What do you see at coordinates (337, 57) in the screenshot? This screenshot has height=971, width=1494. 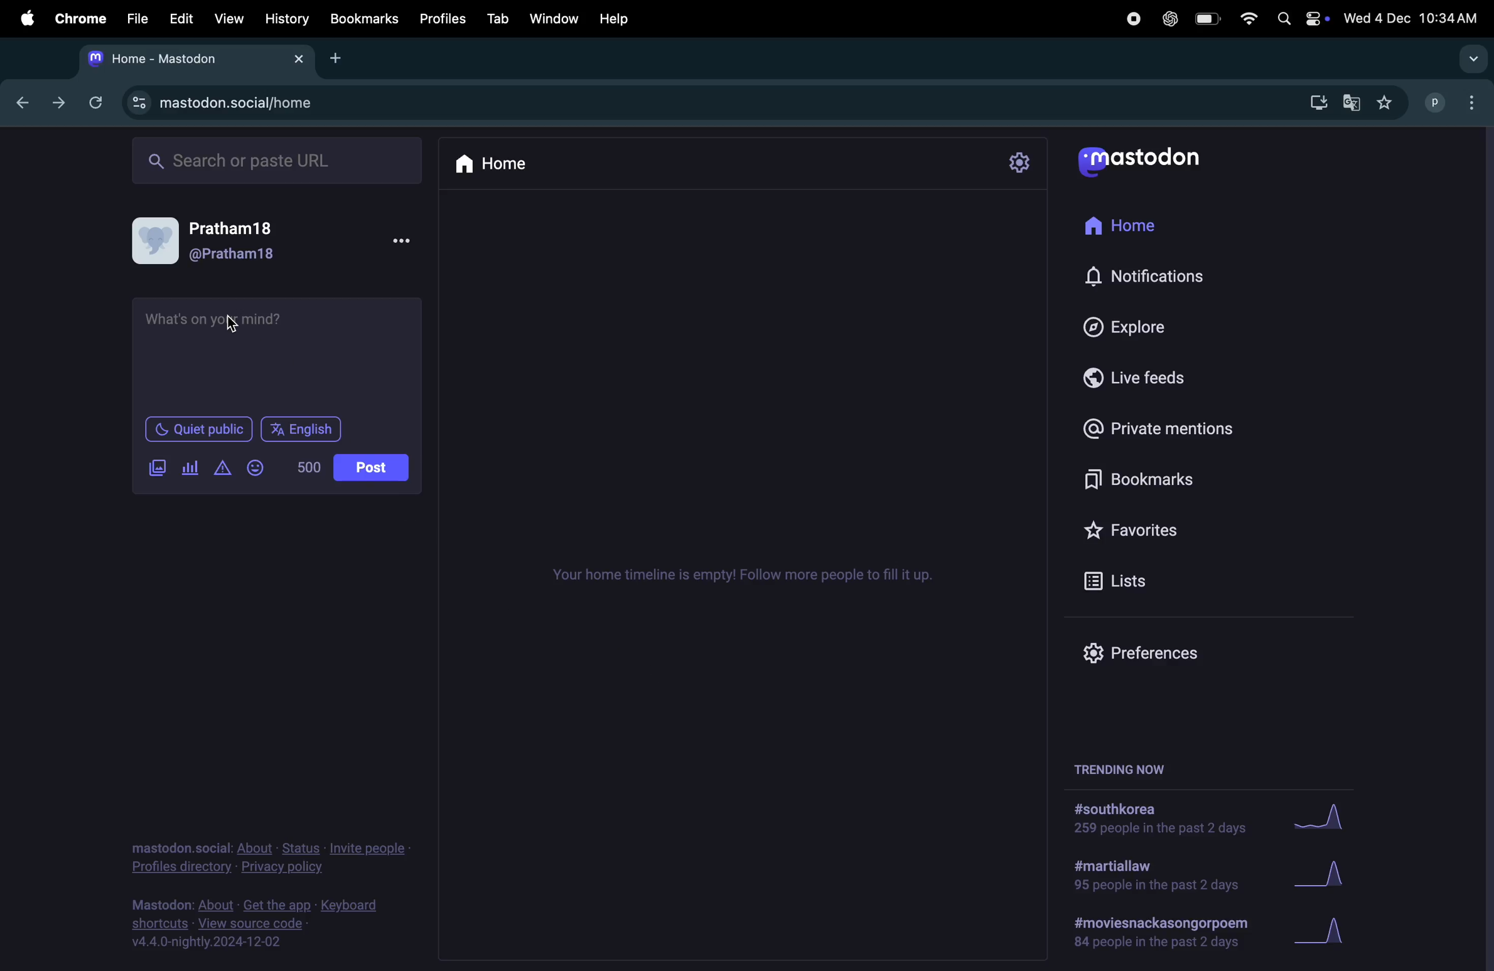 I see `add tab` at bounding box center [337, 57].